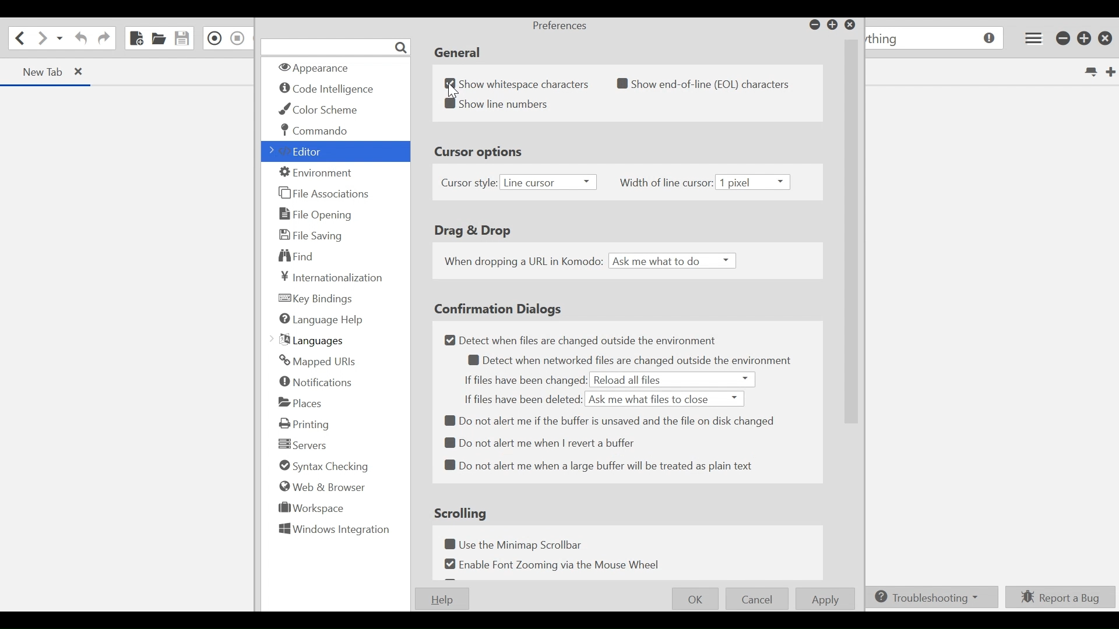 The height and width of the screenshot is (629, 1119). What do you see at coordinates (299, 151) in the screenshot?
I see `Editor` at bounding box center [299, 151].